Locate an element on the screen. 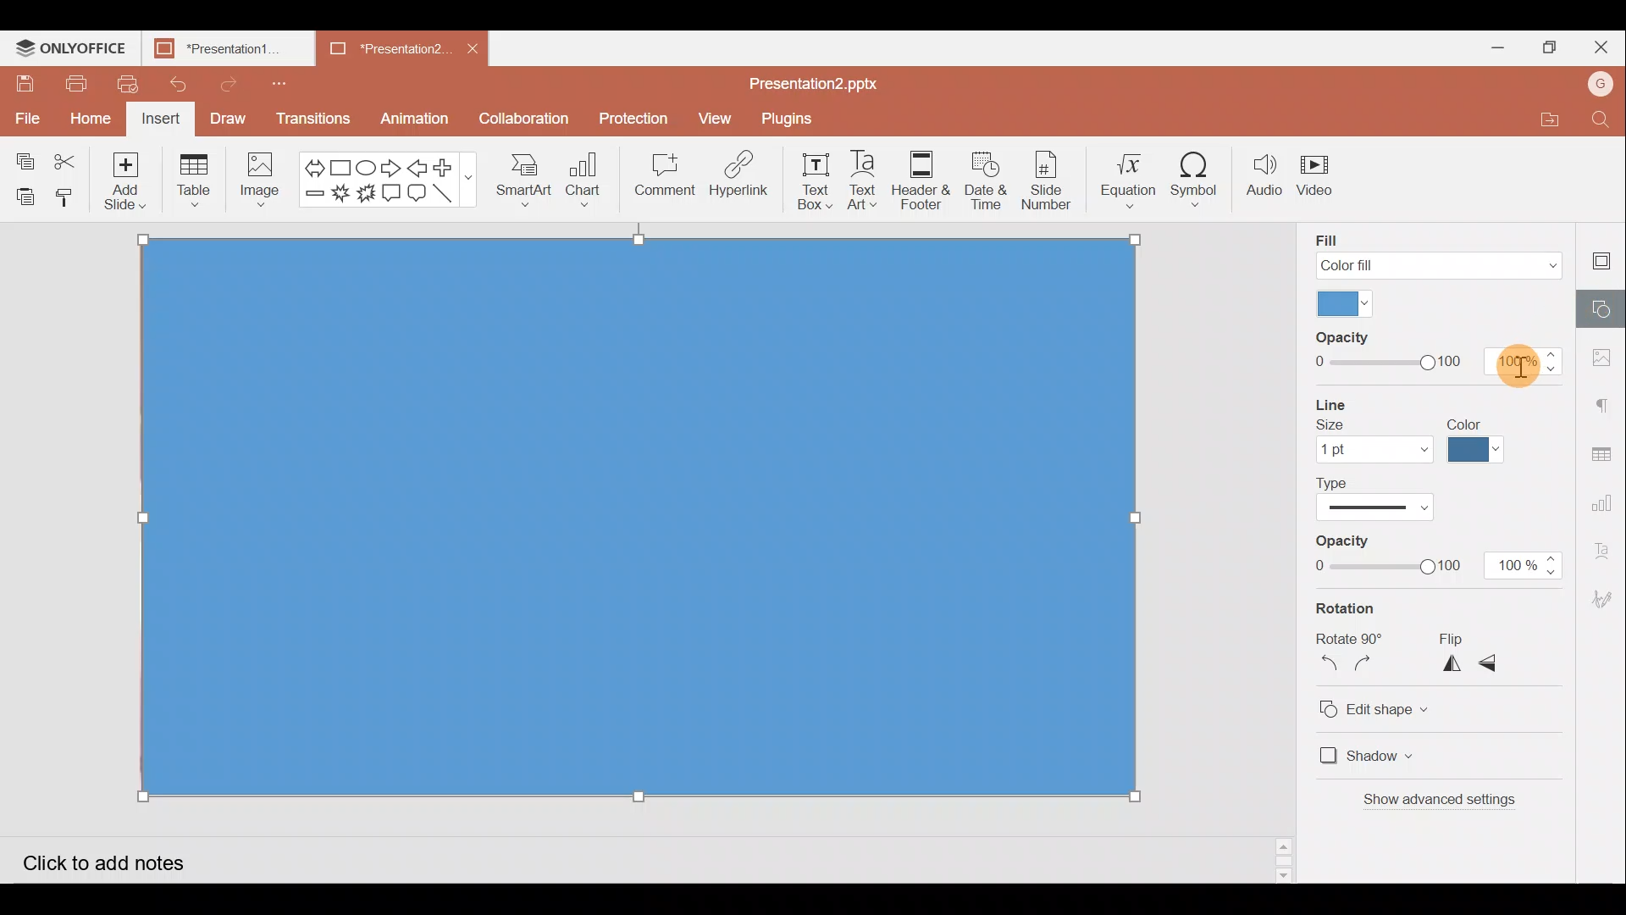 This screenshot has height=915, width=1626. File is located at coordinates (25, 114).